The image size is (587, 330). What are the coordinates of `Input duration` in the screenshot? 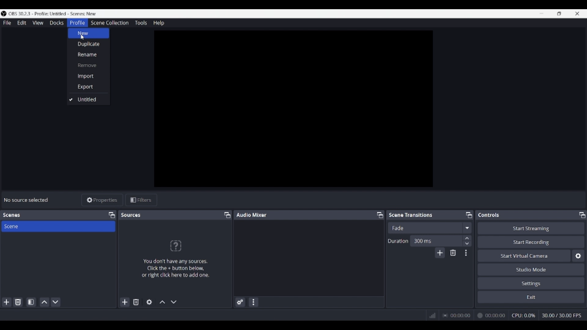 It's located at (436, 240).